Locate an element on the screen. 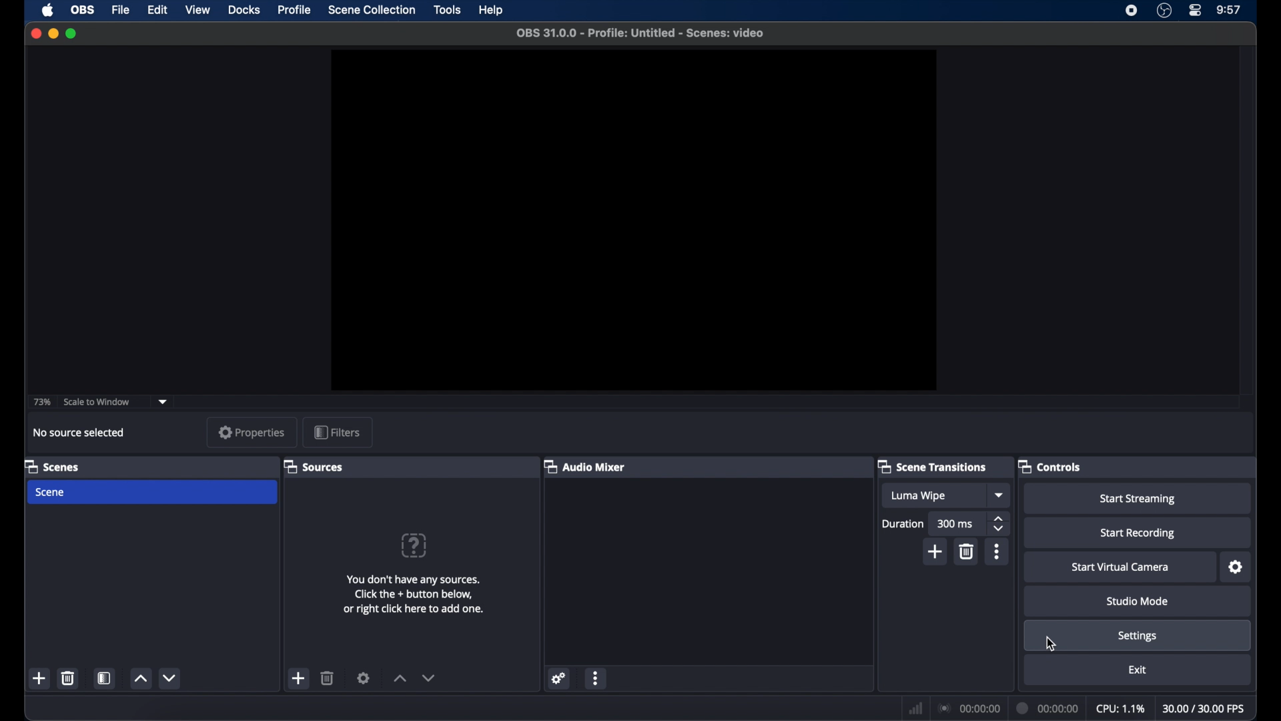 The image size is (1281, 721). decrement is located at coordinates (428, 678).